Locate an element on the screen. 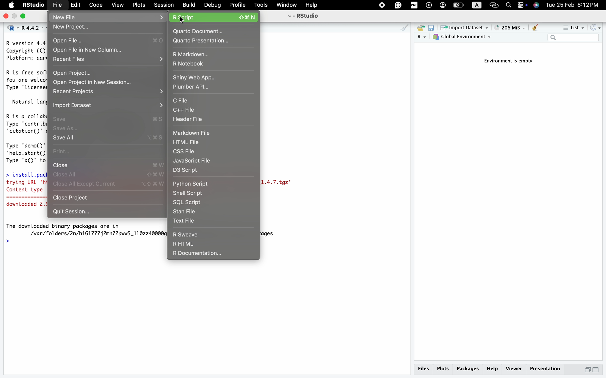  recent projects is located at coordinates (108, 91).